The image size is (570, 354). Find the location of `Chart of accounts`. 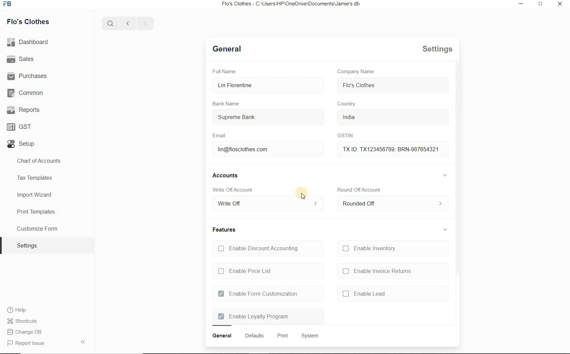

Chart of accounts is located at coordinates (47, 161).